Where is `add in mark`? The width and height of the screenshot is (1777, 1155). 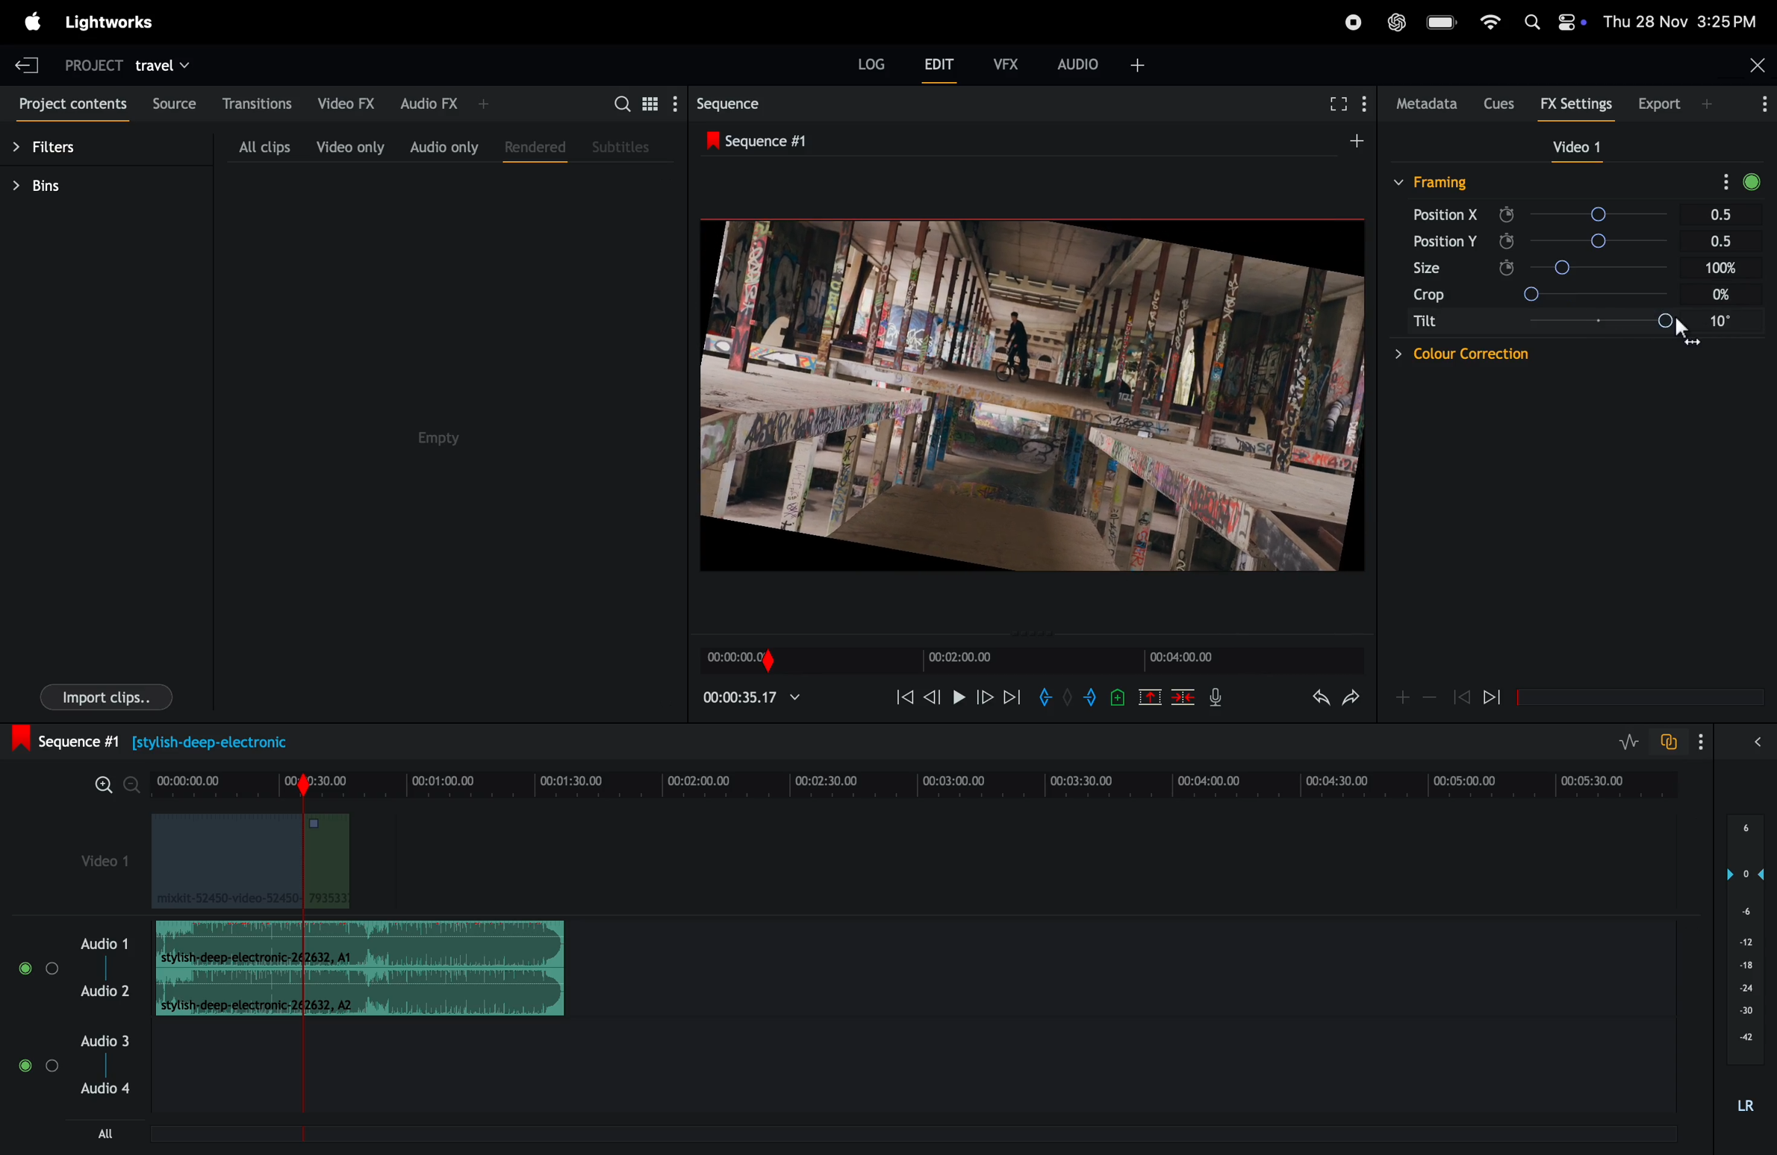 add in mark is located at coordinates (1047, 701).